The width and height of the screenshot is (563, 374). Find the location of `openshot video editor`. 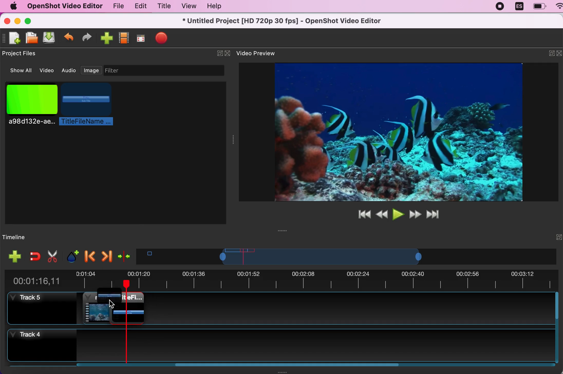

openshot video editor is located at coordinates (64, 6).